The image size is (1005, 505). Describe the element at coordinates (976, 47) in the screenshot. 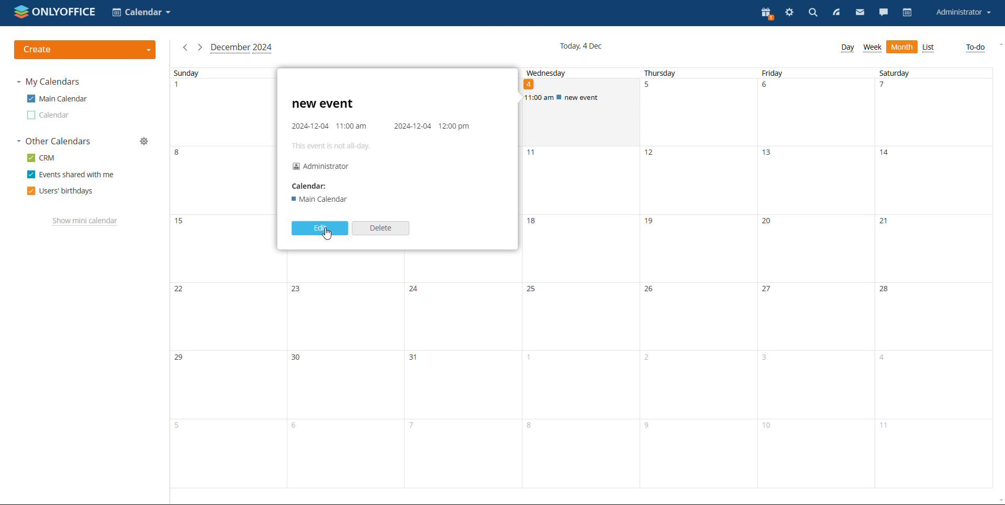

I see `to-do` at that location.